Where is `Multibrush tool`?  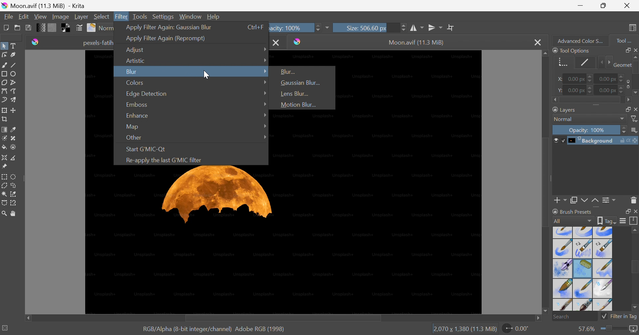
Multibrush tool is located at coordinates (14, 100).